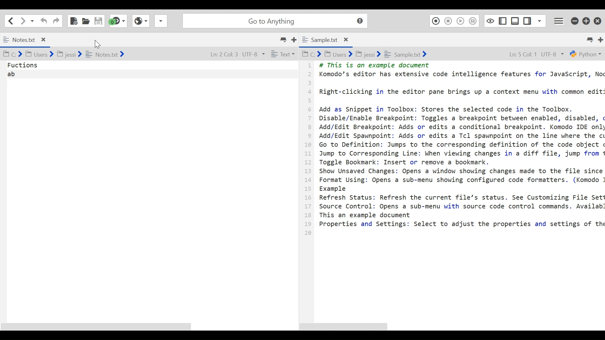 This screenshot has height=340, width=605. Describe the element at coordinates (448, 21) in the screenshot. I see `Stop Recording Macro` at that location.